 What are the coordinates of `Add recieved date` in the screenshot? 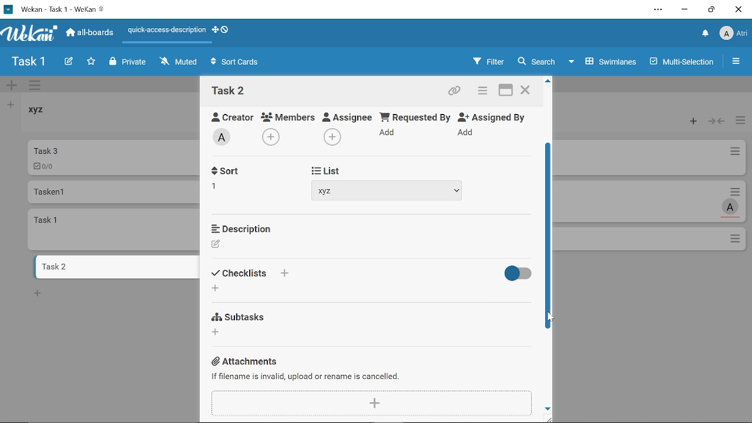 It's located at (221, 189).